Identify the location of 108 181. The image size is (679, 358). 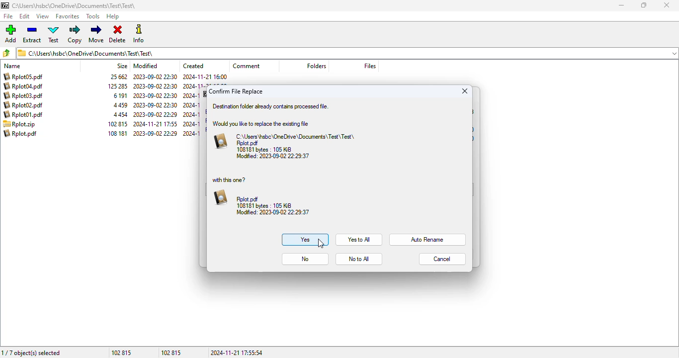
(116, 133).